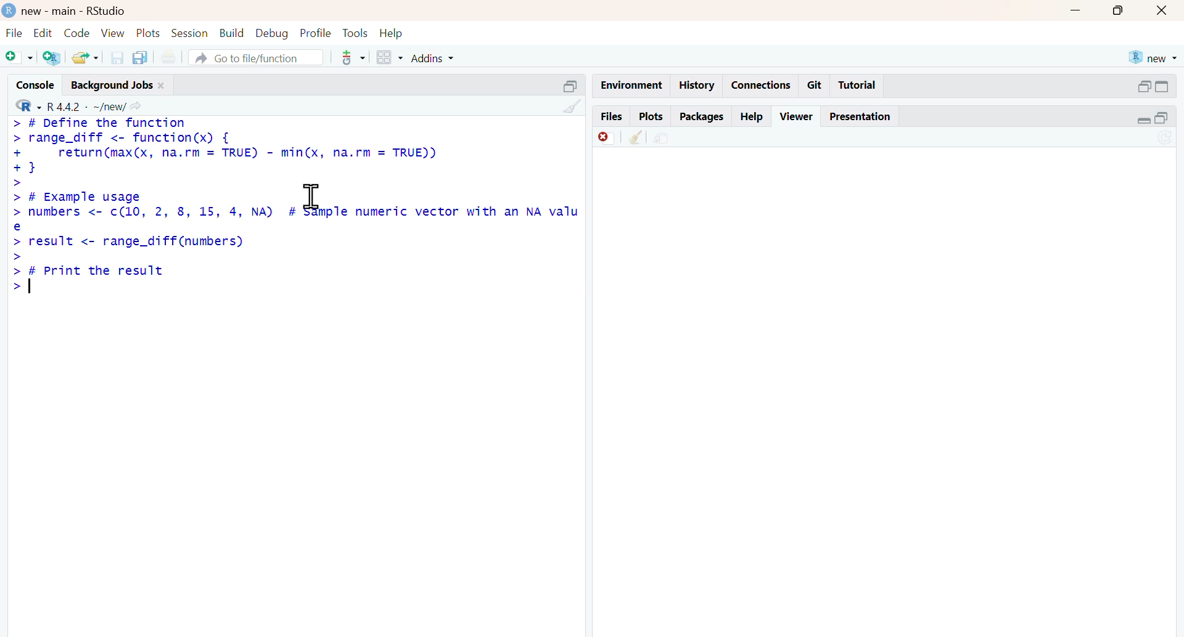 This screenshot has height=637, width=1184. What do you see at coordinates (762, 86) in the screenshot?
I see `connections` at bounding box center [762, 86].